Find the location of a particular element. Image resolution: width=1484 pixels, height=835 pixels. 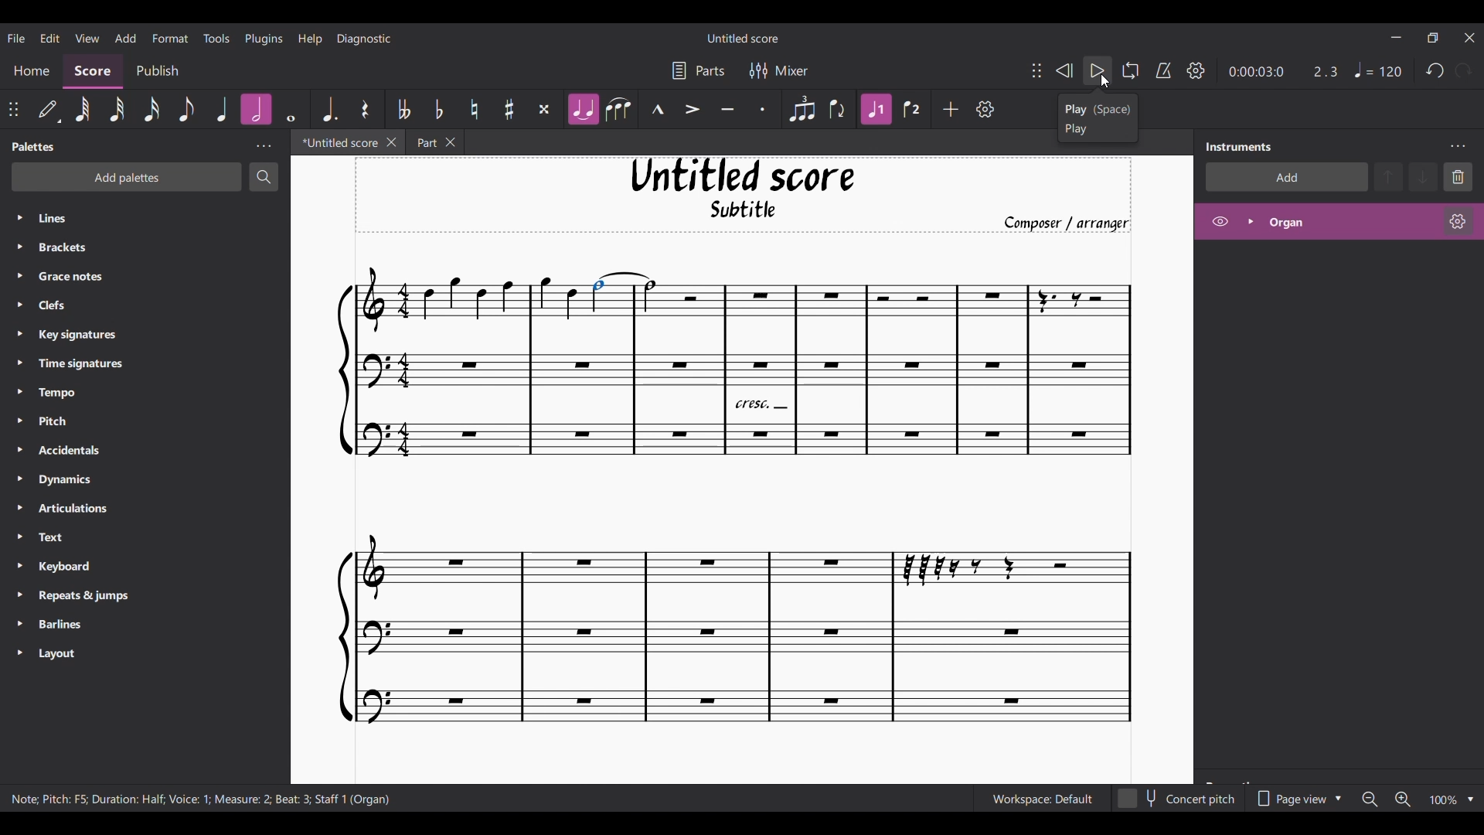

64th note is located at coordinates (83, 111).